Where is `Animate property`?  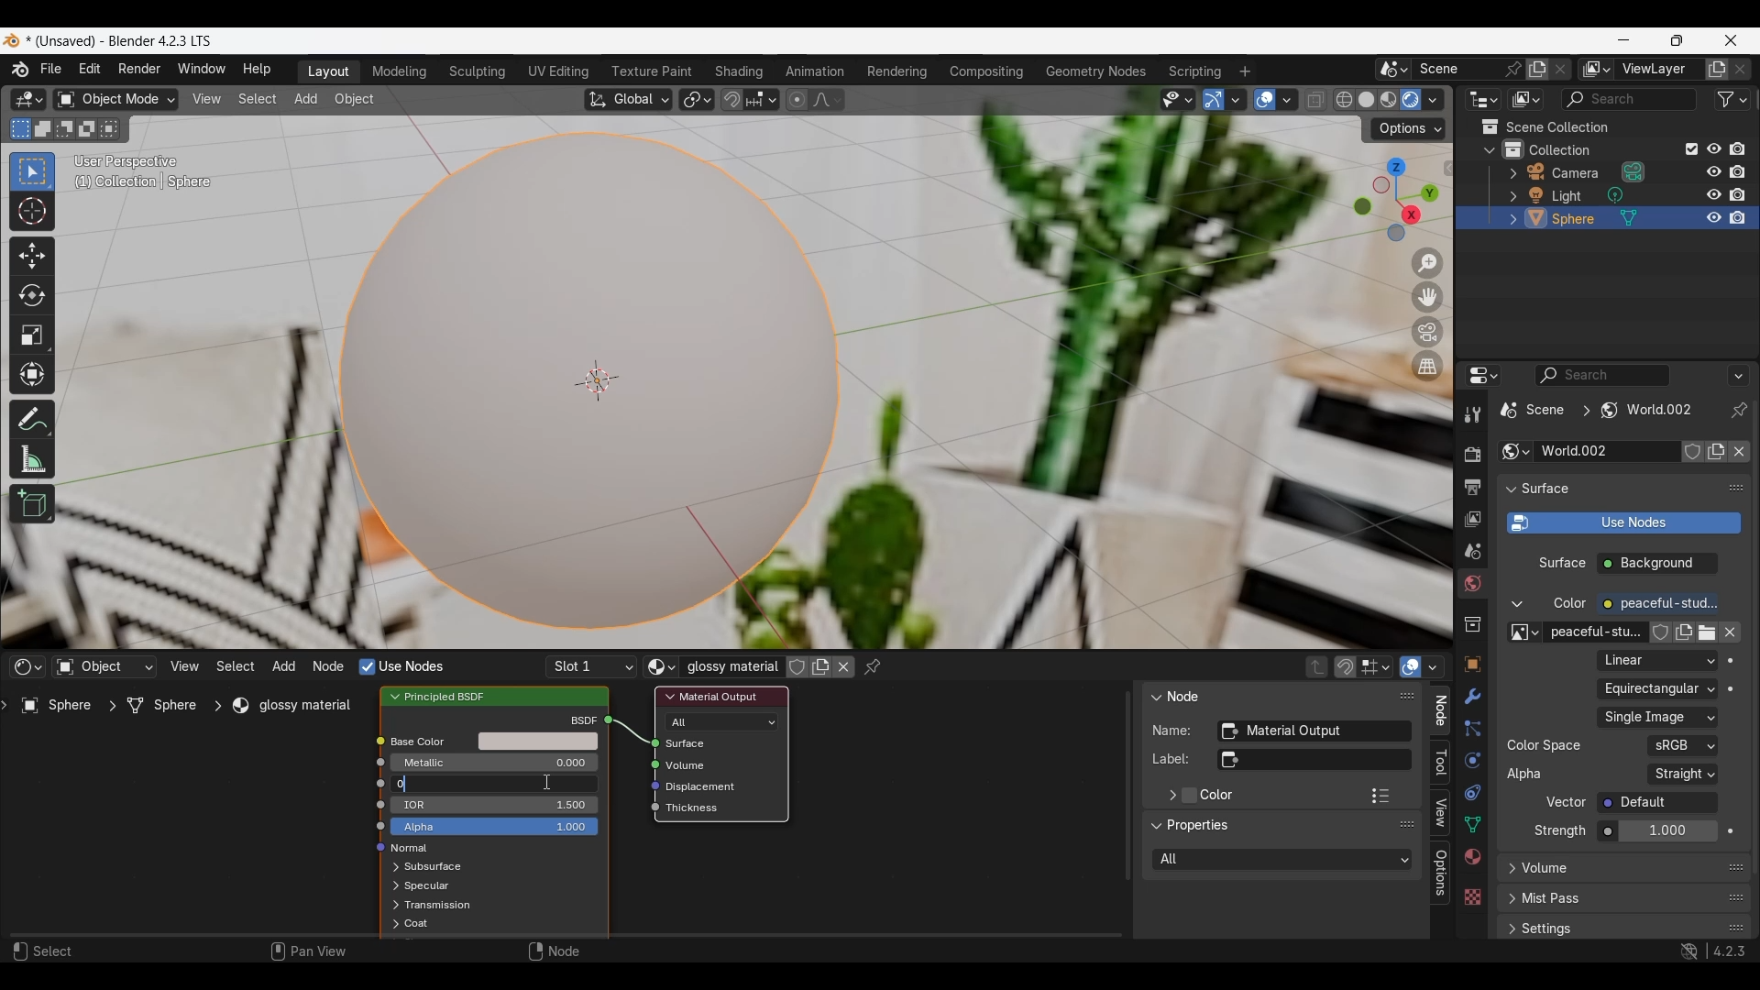
Animate property is located at coordinates (1731, 661).